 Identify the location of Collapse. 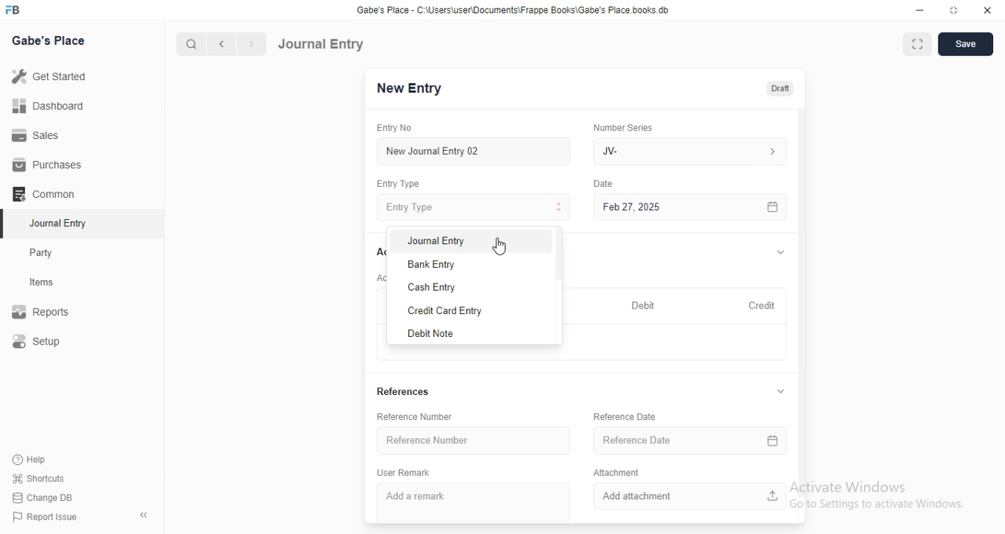
(144, 515).